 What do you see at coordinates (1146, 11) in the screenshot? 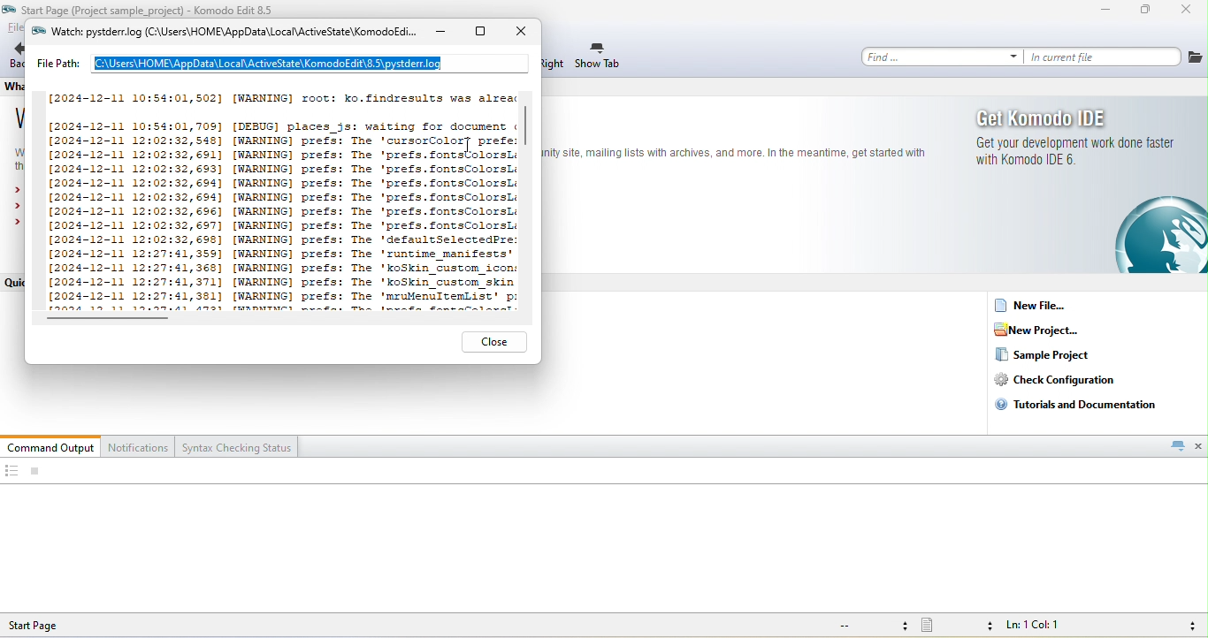
I see `maximize` at bounding box center [1146, 11].